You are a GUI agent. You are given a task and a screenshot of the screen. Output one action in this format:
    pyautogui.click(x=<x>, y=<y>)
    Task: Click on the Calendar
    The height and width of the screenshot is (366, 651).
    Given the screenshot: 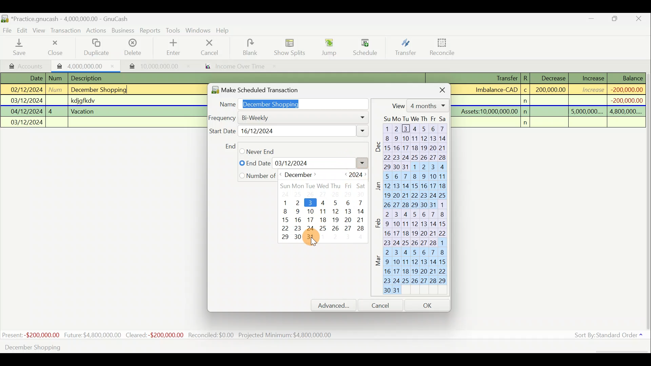 What is the action you would take?
    pyautogui.click(x=414, y=207)
    